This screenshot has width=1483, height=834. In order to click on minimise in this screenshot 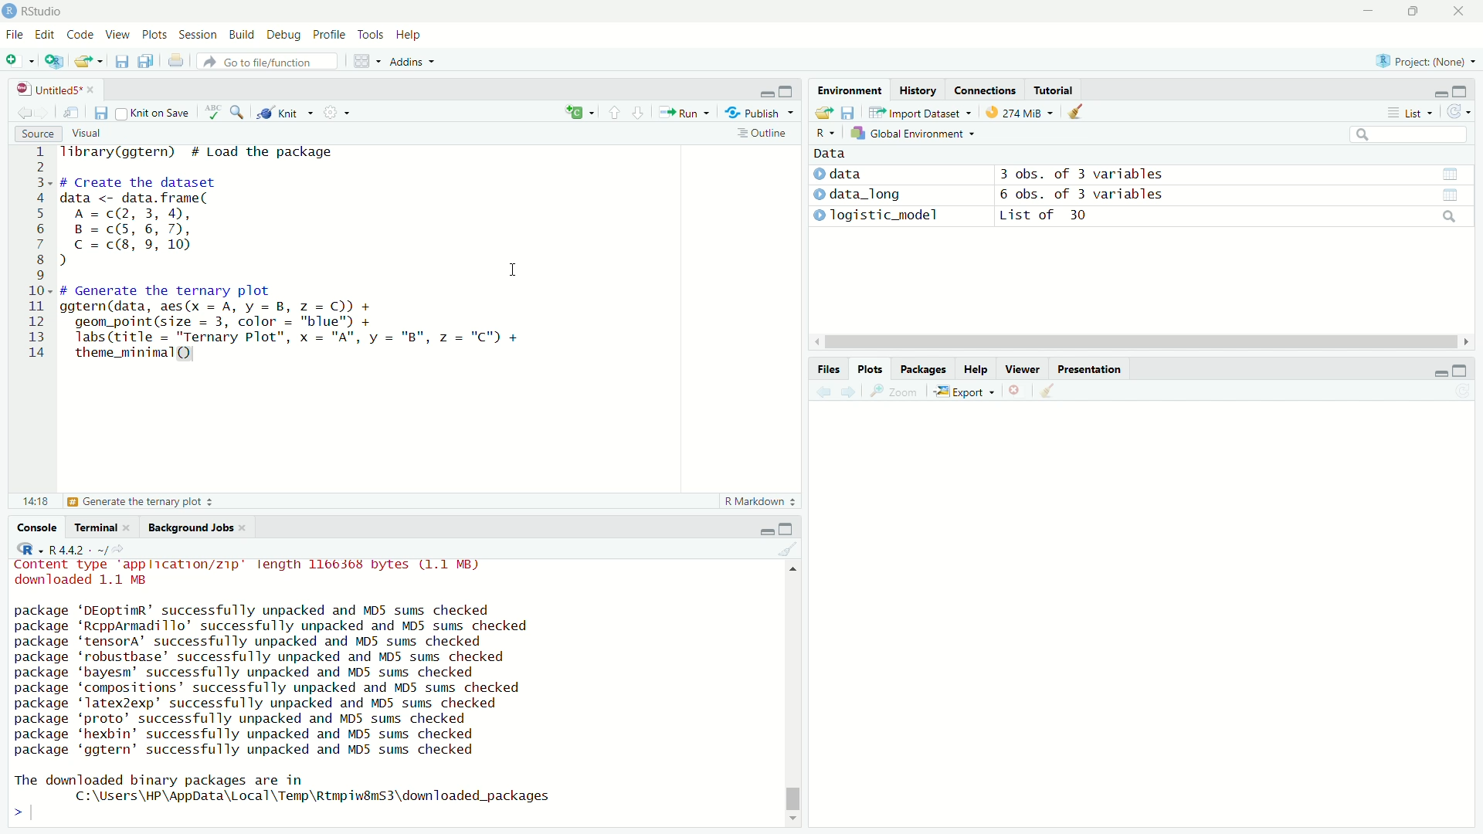, I will do `click(1433, 92)`.